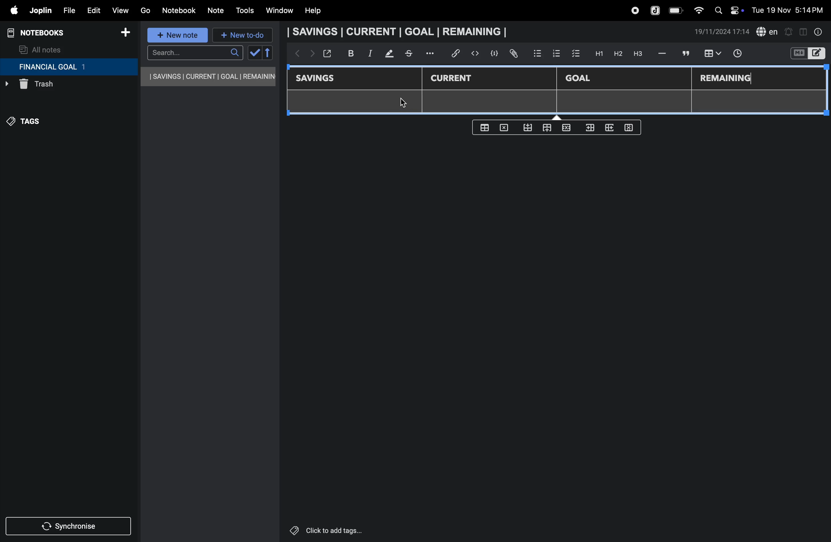 This screenshot has height=542, width=831. I want to click on go, so click(145, 9).